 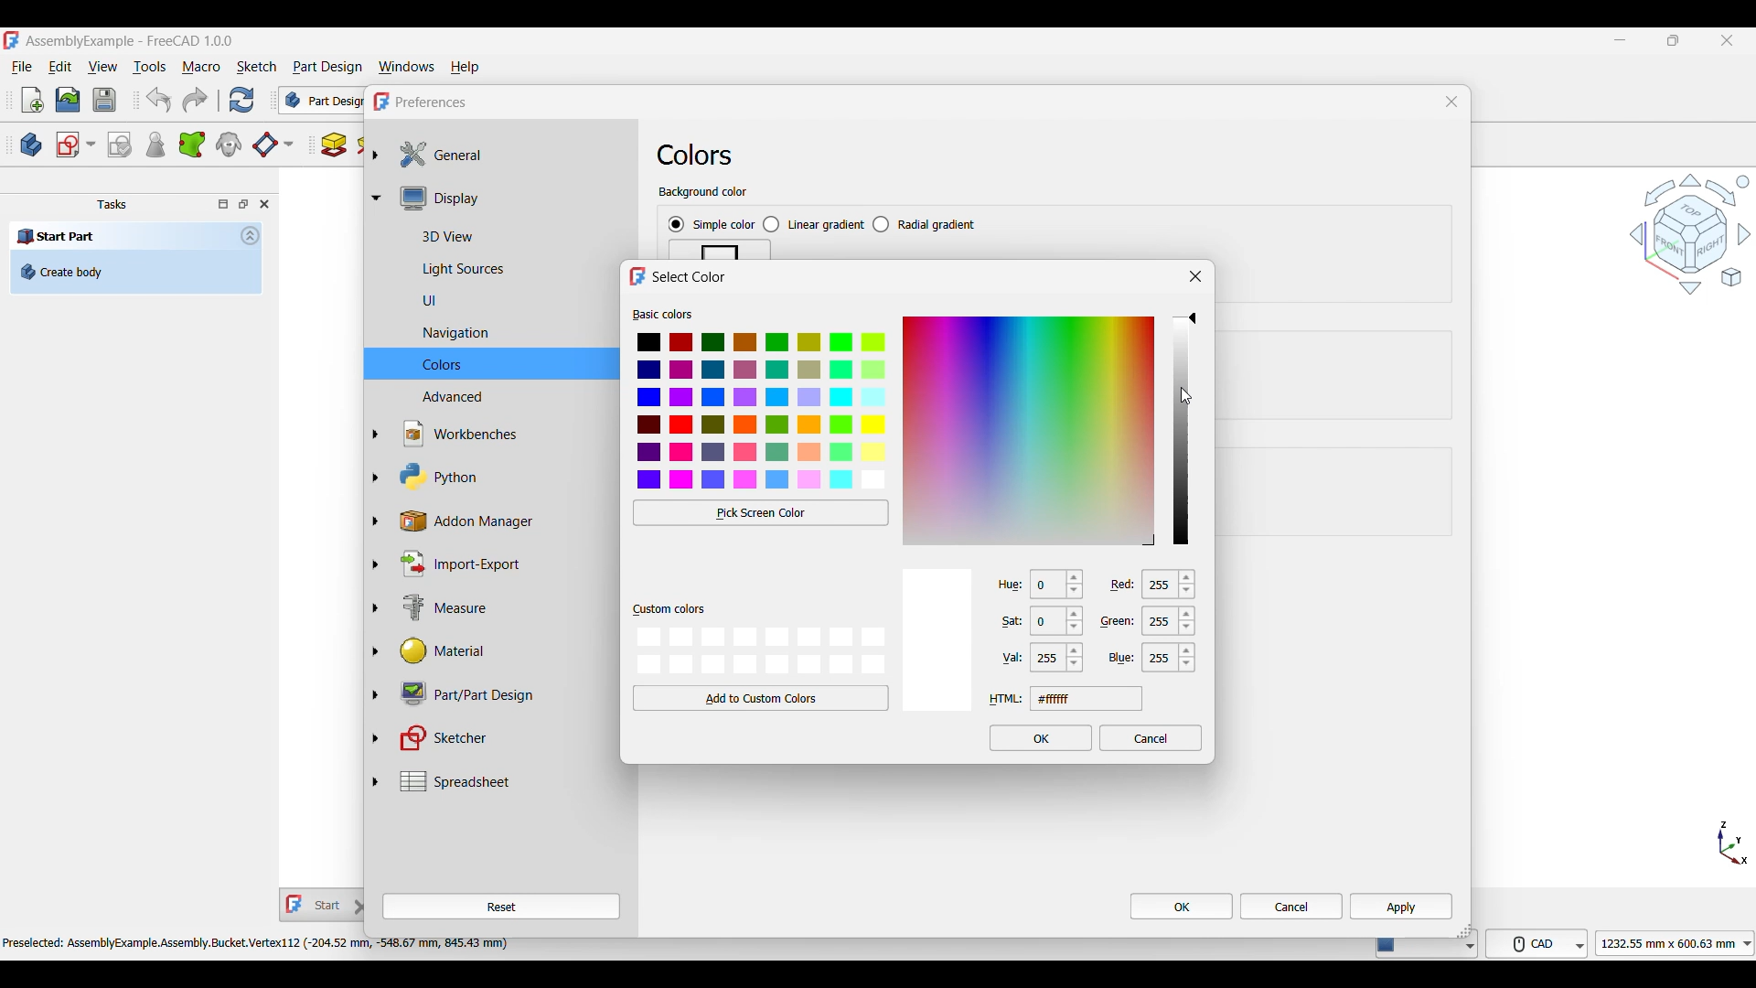 I want to click on Part/Part design, so click(x=501, y=693).